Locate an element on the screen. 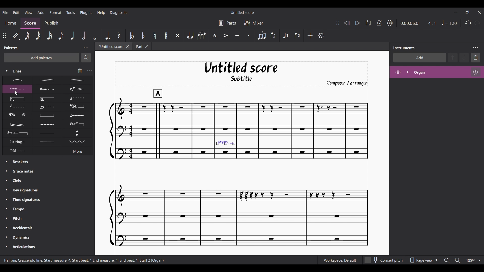 The height and width of the screenshot is (272, 484). Augmentation dot is located at coordinates (107, 36).